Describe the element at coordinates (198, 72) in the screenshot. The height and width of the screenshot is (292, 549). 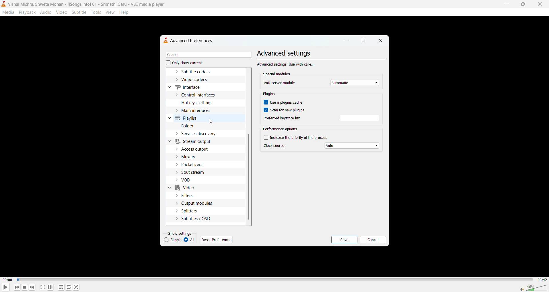
I see `subtitle codecs` at that location.